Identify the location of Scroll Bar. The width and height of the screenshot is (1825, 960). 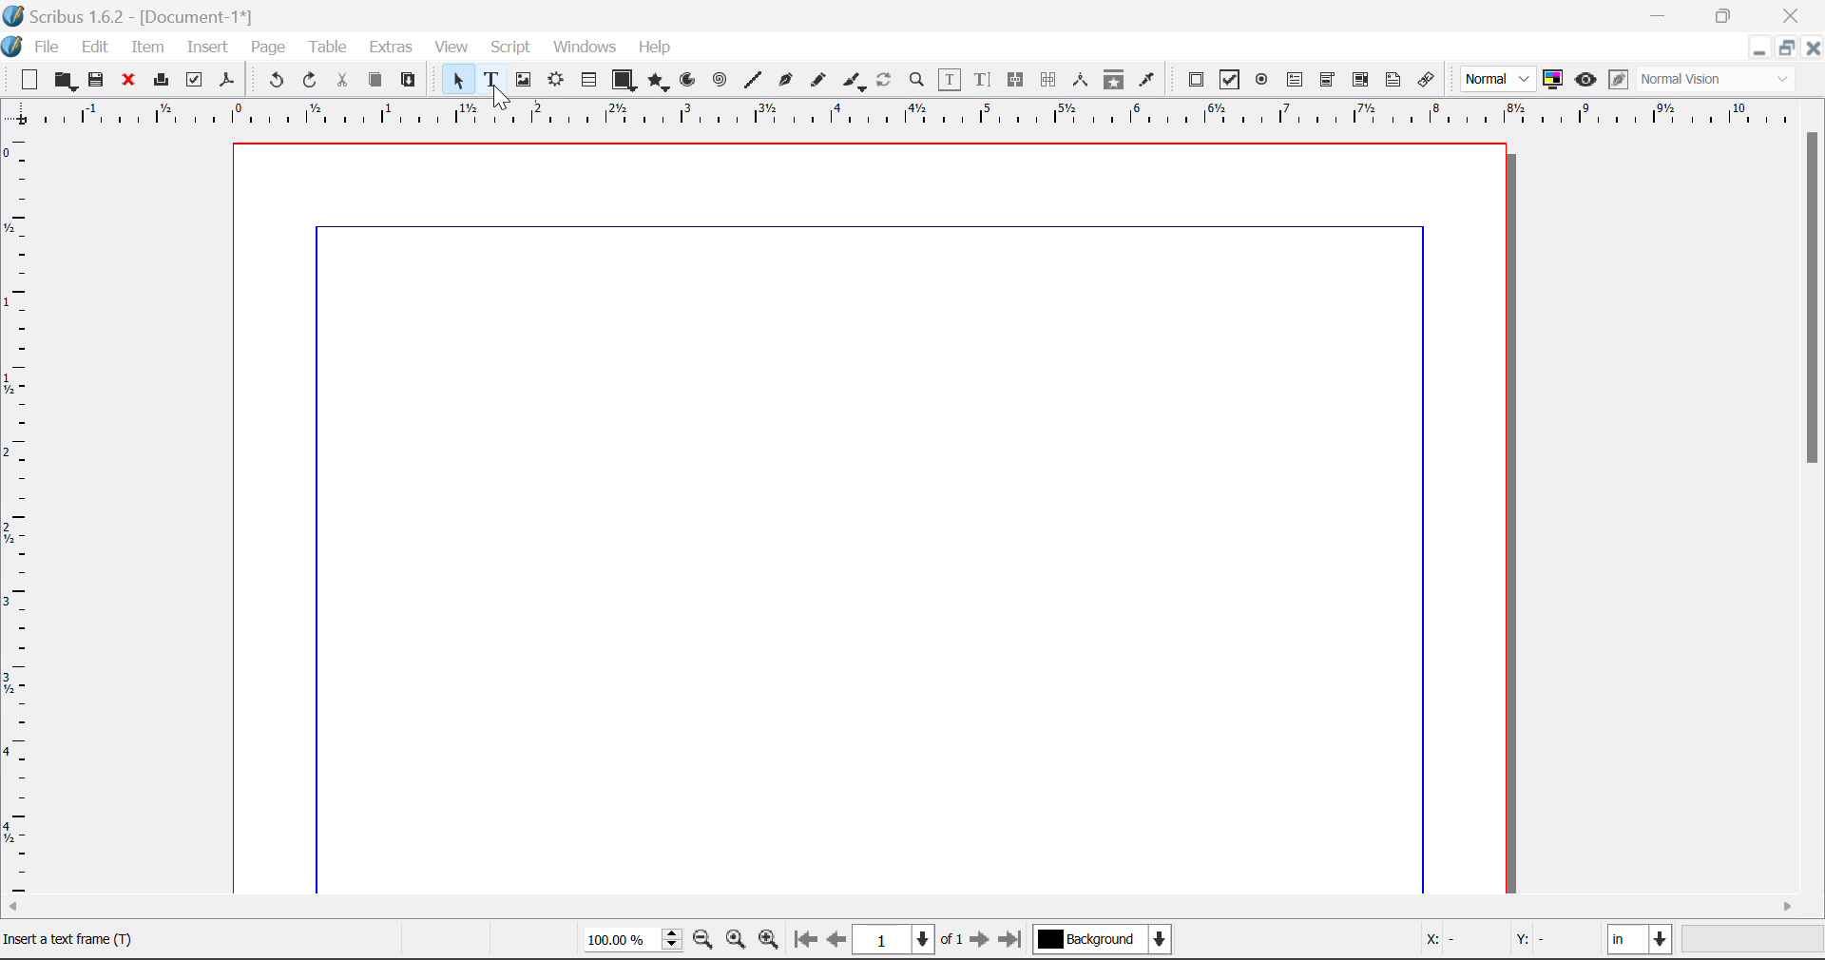
(1814, 508).